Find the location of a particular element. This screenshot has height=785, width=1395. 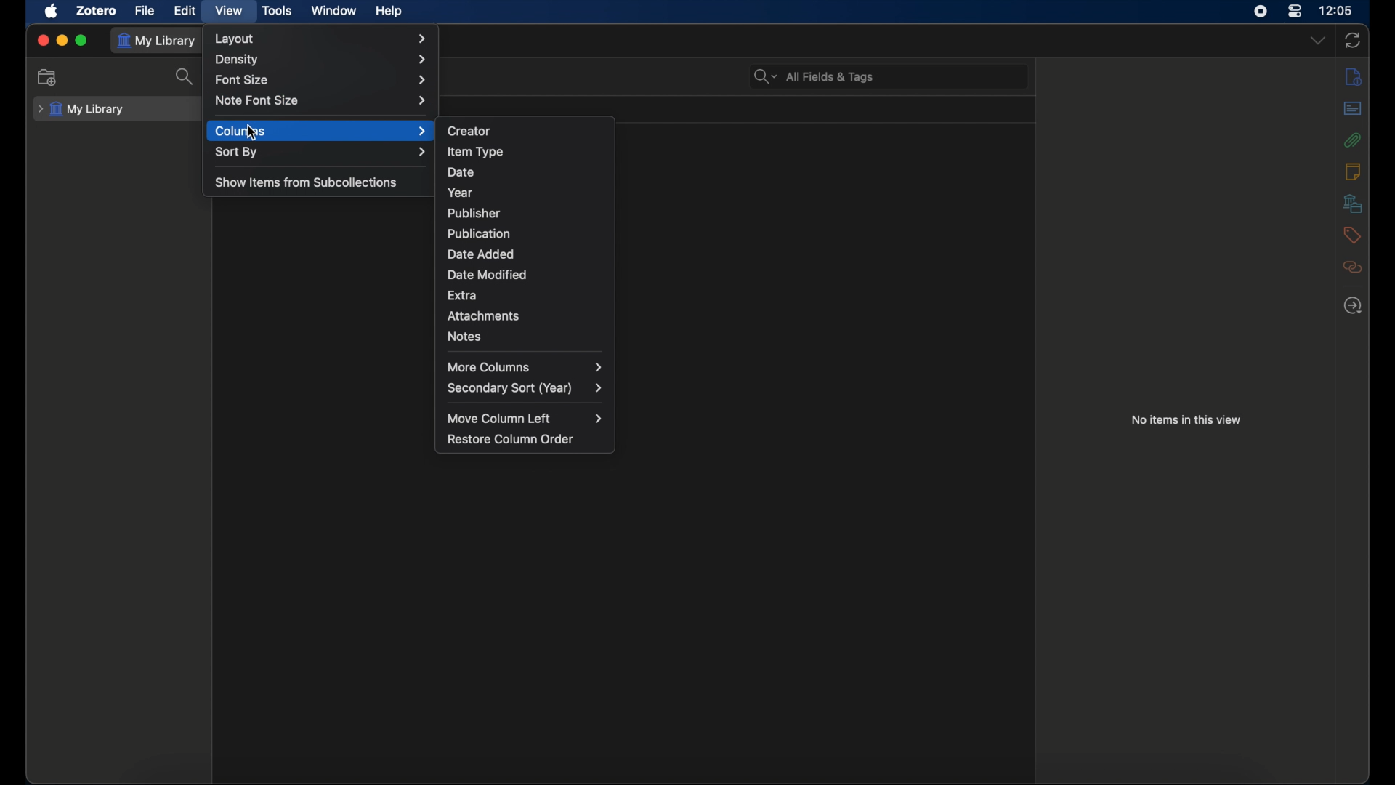

creator is located at coordinates (470, 130).